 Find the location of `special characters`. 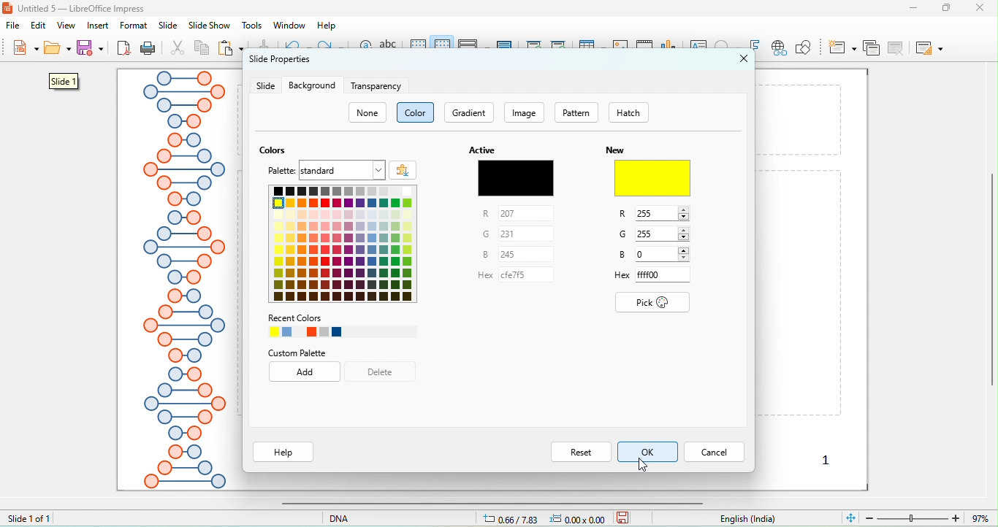

special characters is located at coordinates (729, 46).